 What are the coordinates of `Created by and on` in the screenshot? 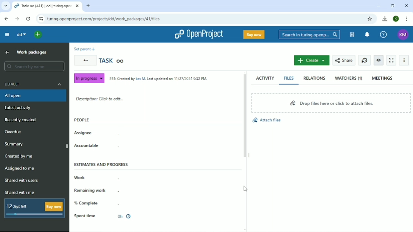 It's located at (158, 78).